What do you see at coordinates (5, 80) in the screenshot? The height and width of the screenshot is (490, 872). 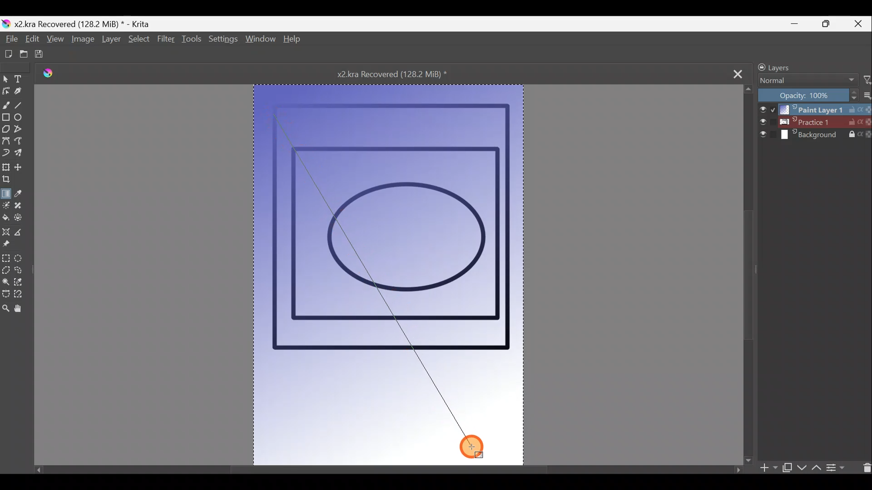 I see `Select shapes tool` at bounding box center [5, 80].